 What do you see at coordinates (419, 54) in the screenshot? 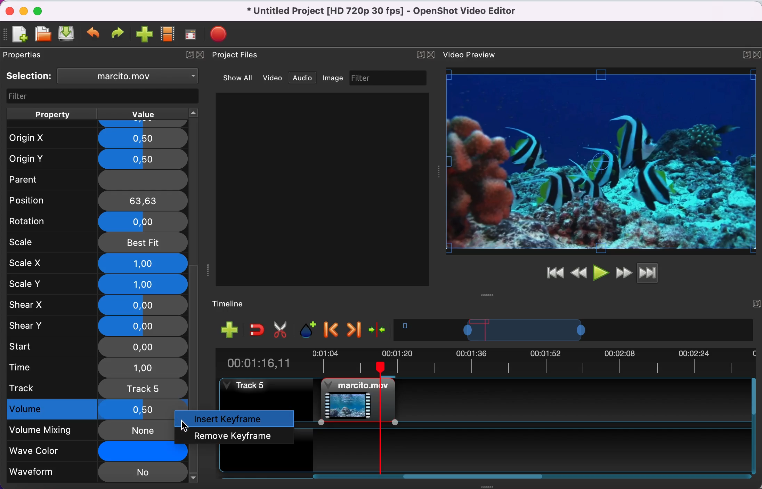
I see `expand/hide` at bounding box center [419, 54].